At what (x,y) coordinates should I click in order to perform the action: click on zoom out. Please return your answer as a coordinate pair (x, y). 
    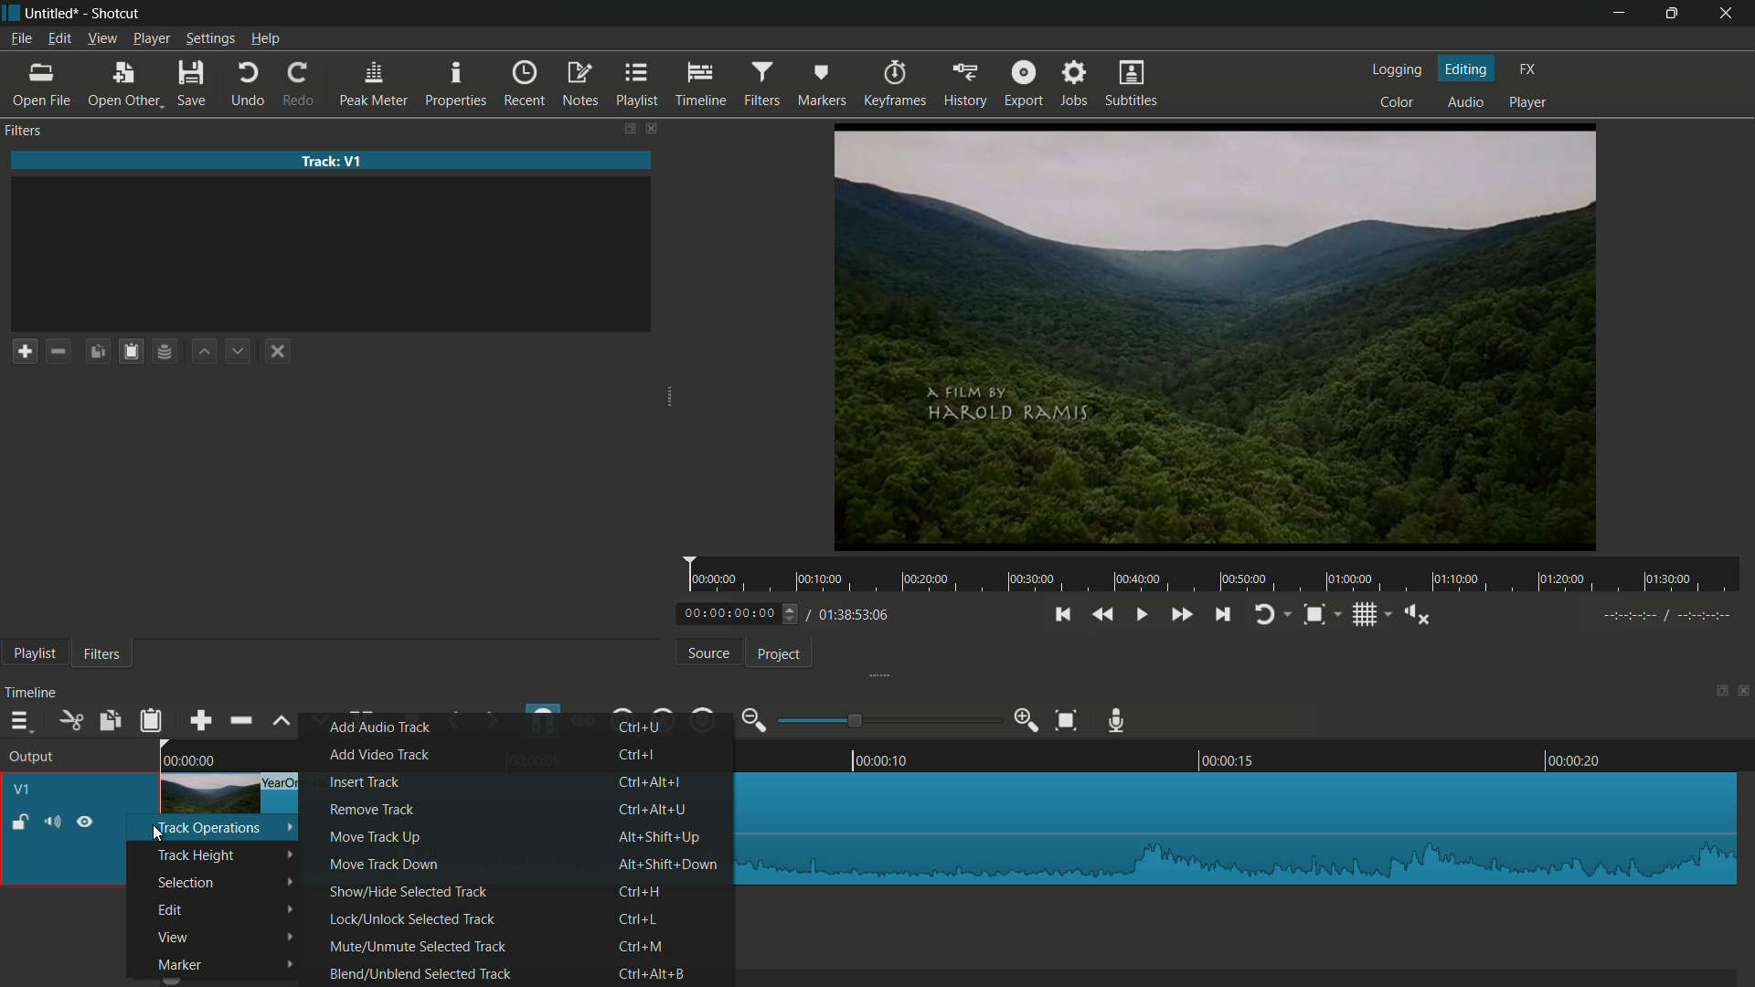
    Looking at the image, I should click on (752, 720).